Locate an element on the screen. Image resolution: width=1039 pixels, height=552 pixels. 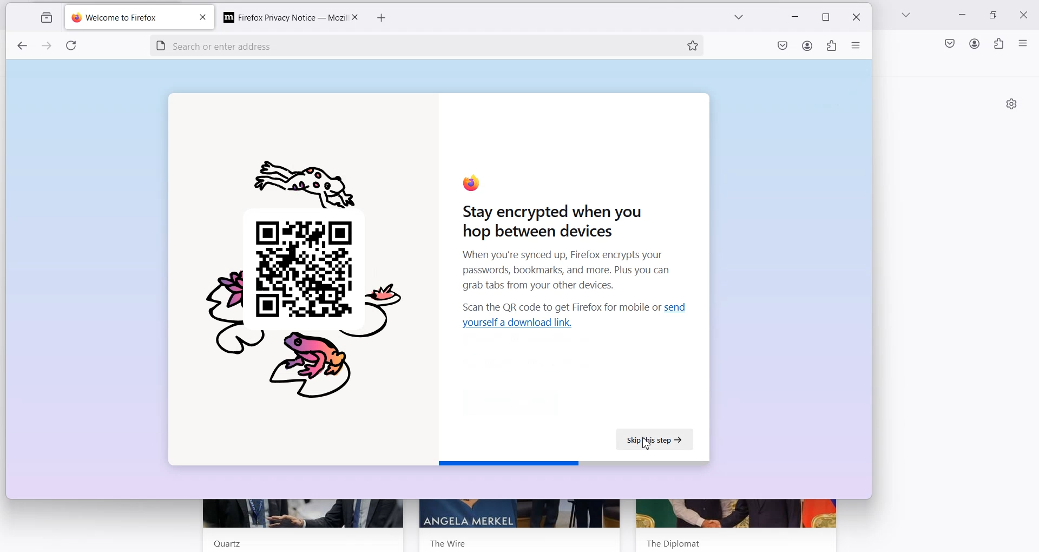
next page is located at coordinates (48, 47).